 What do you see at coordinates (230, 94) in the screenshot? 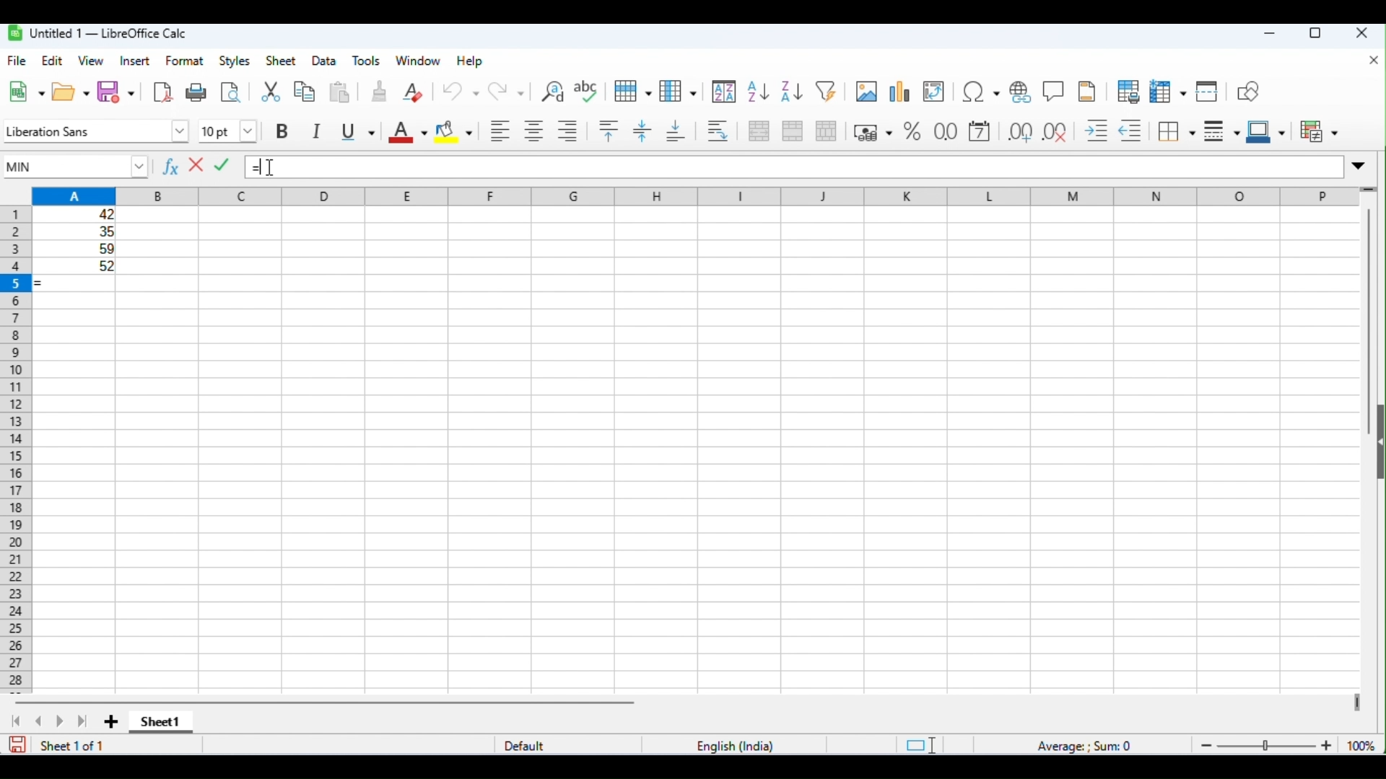
I see `toggle print preview` at bounding box center [230, 94].